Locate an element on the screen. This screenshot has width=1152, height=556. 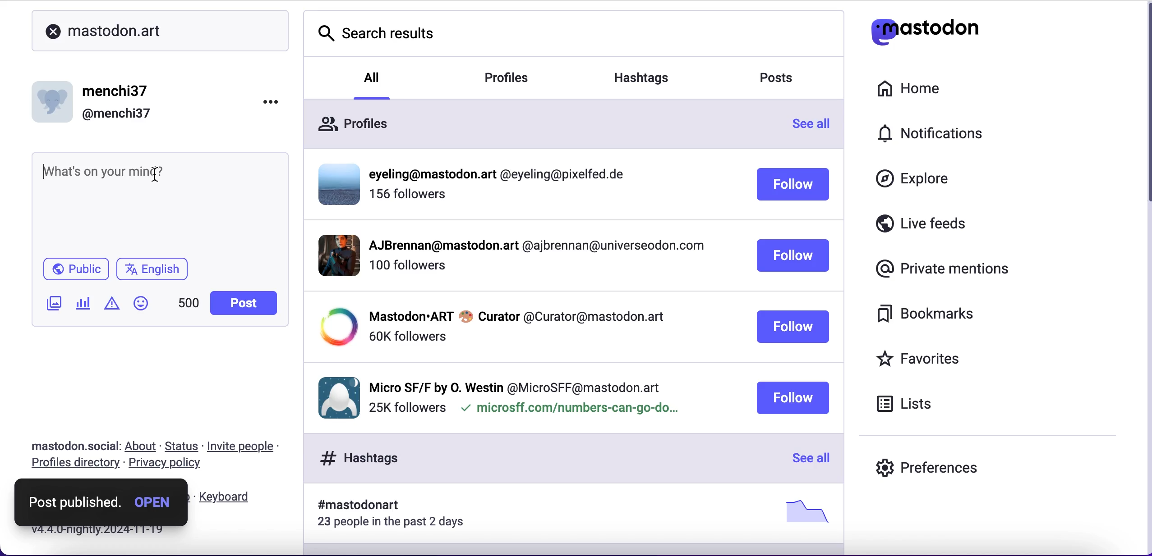
profile is located at coordinates (535, 246).